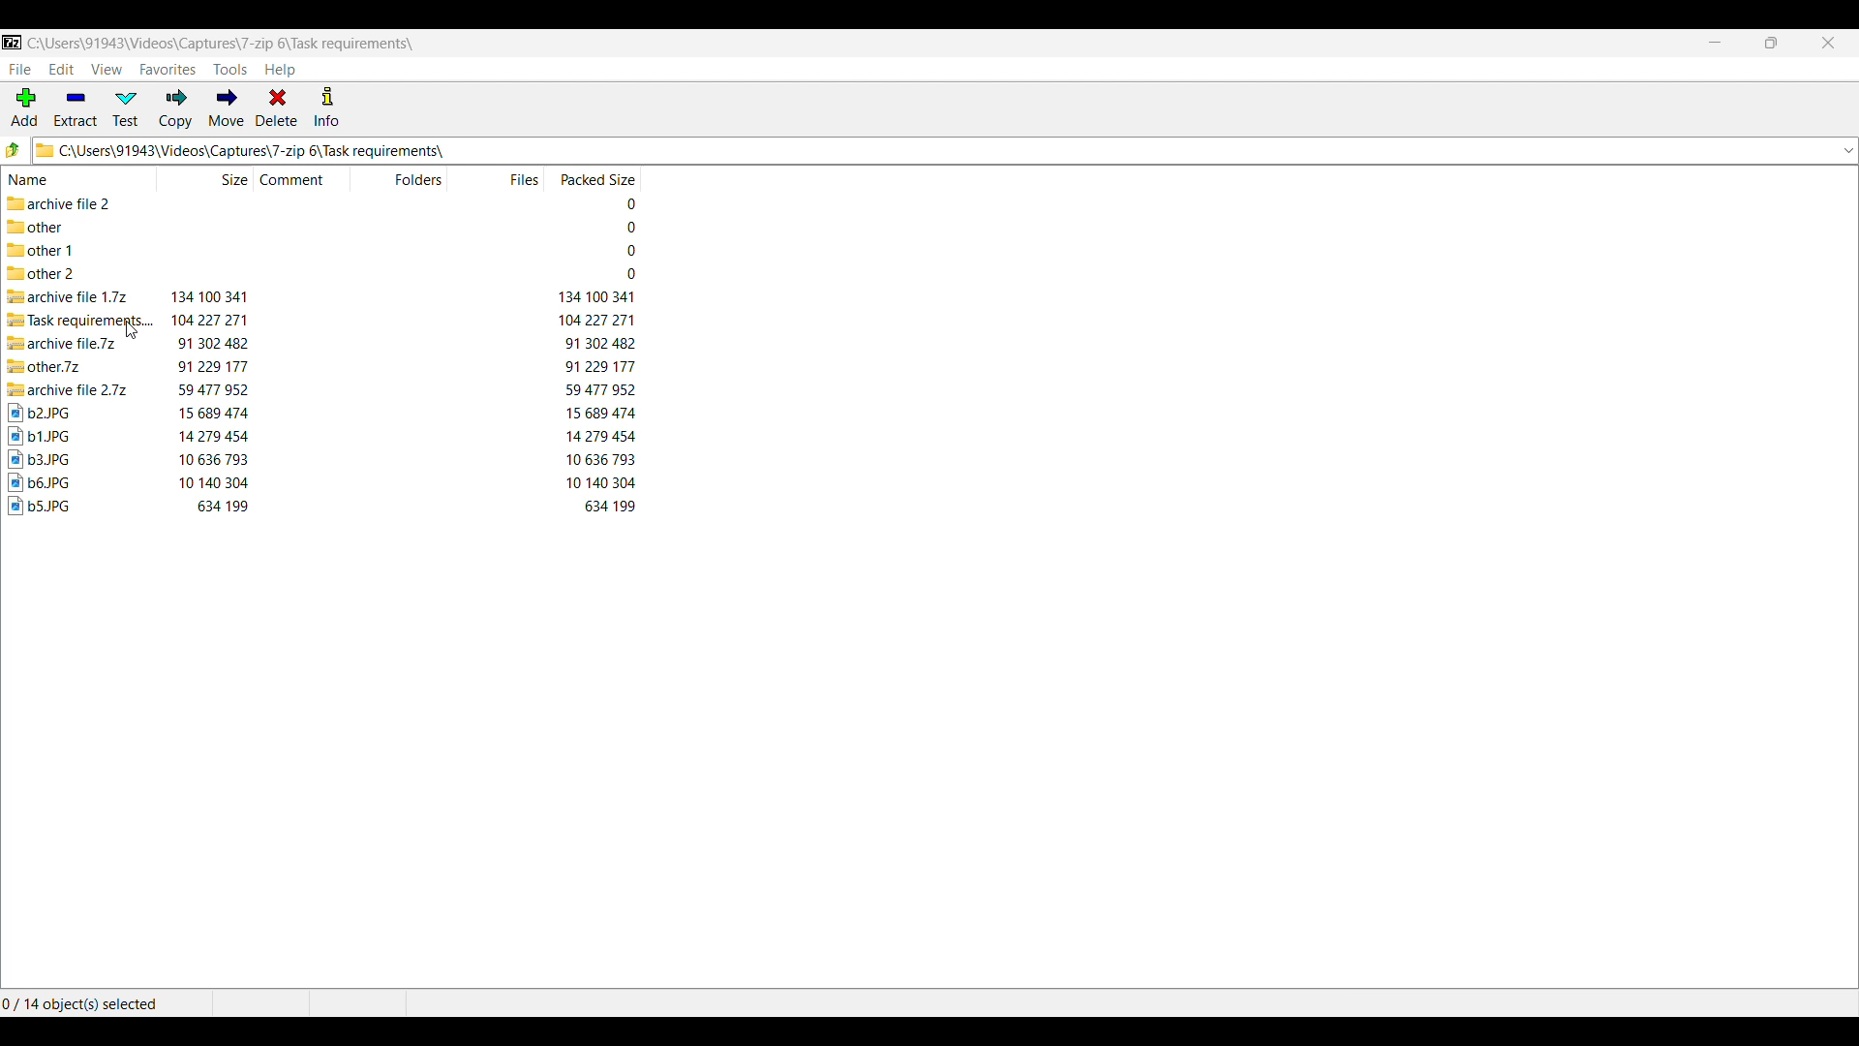 The width and height of the screenshot is (1859, 1046). I want to click on compressed file, so click(64, 296).